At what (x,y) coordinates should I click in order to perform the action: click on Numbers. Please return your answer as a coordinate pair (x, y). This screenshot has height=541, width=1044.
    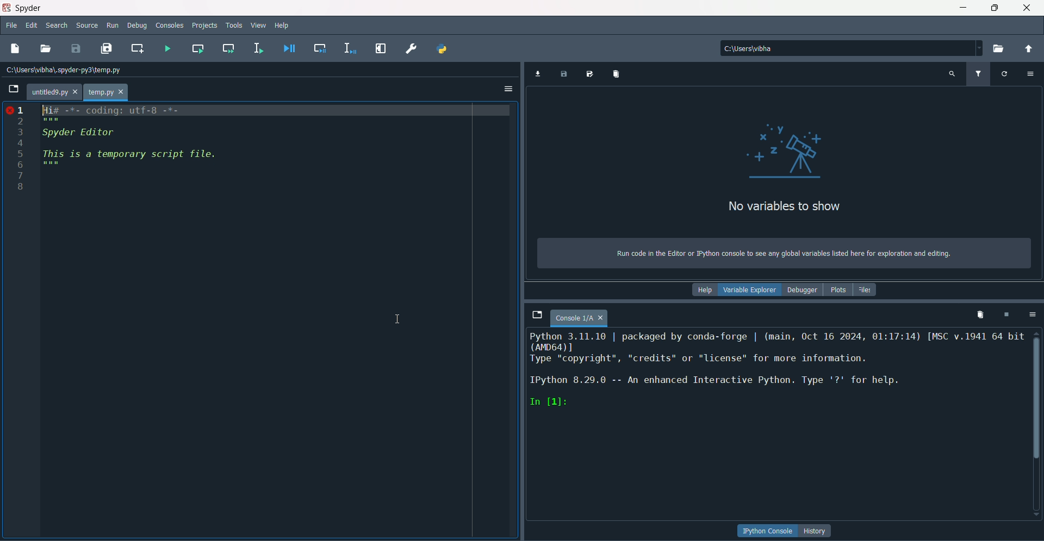
    Looking at the image, I should click on (16, 152).